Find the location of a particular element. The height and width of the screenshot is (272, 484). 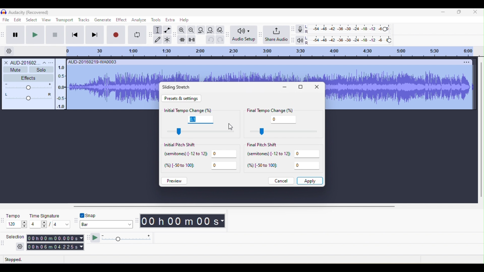

analyze is located at coordinates (139, 21).